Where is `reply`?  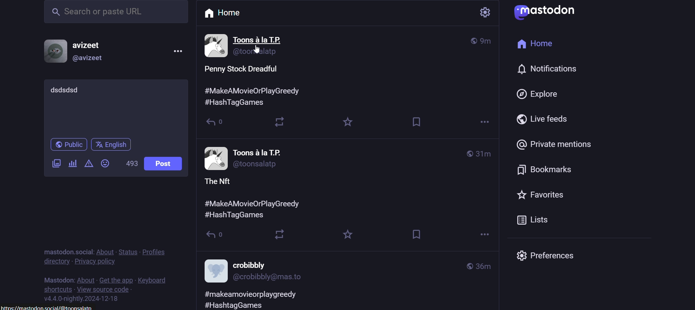 reply is located at coordinates (216, 122).